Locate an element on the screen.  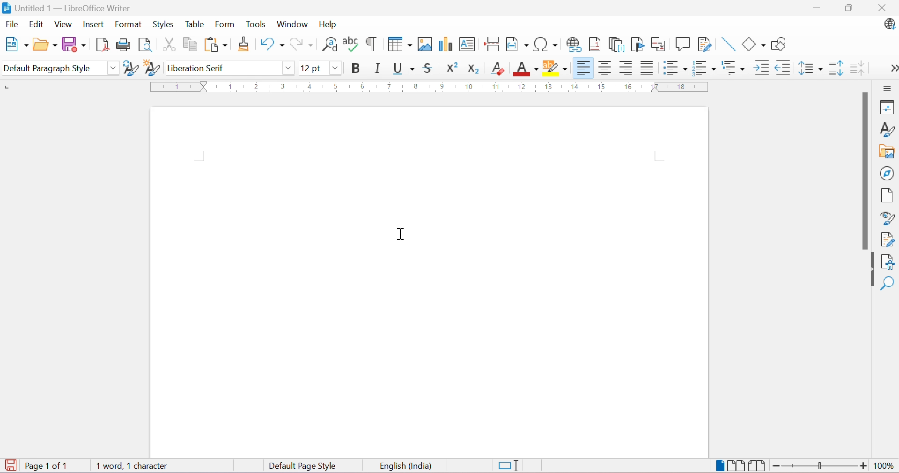
Toggle Formatting Marks is located at coordinates (371, 44).